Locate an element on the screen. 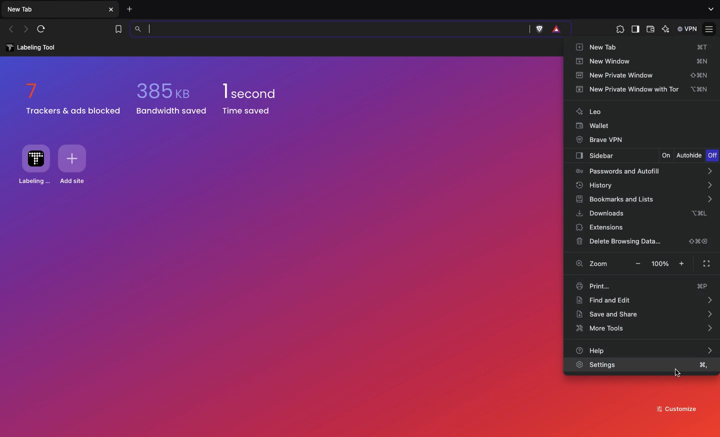 The height and width of the screenshot is (437, 720). On is located at coordinates (666, 155).